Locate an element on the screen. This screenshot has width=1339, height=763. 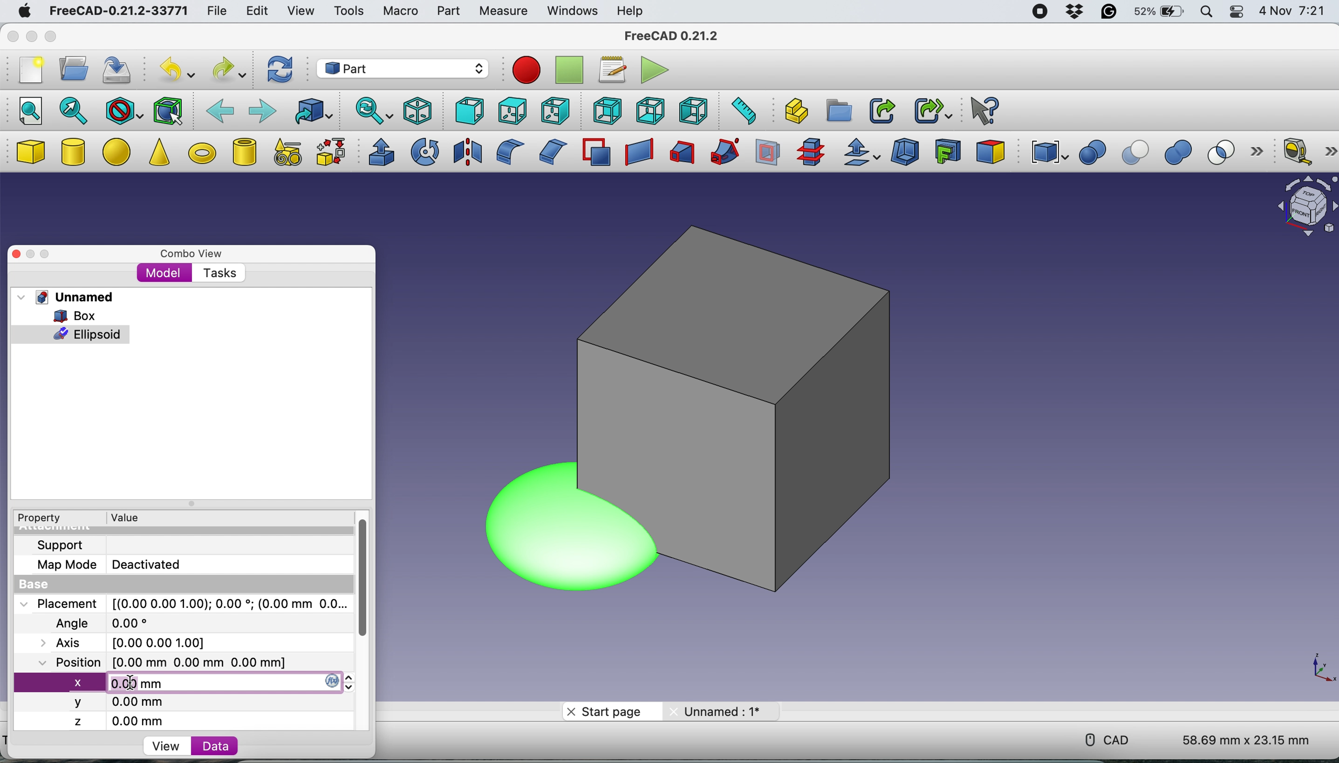
x 0.00 mm is located at coordinates (188, 683).